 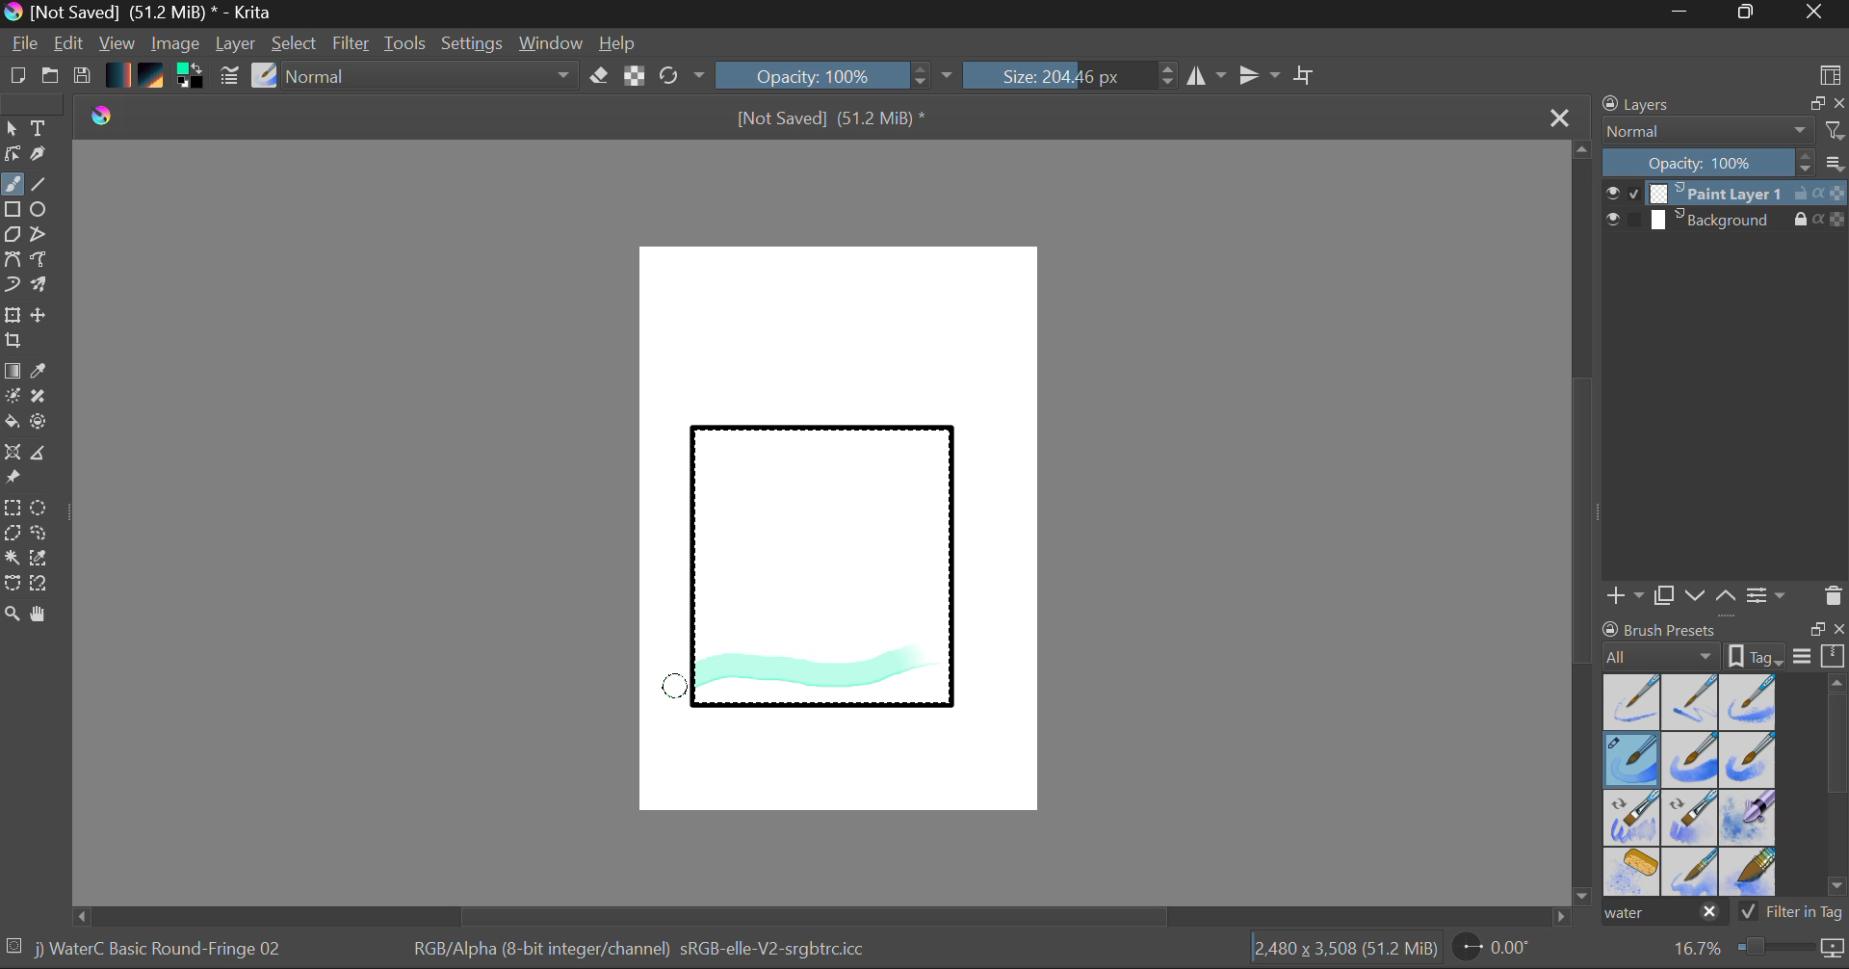 What do you see at coordinates (12, 425) in the screenshot?
I see `Fill` at bounding box center [12, 425].